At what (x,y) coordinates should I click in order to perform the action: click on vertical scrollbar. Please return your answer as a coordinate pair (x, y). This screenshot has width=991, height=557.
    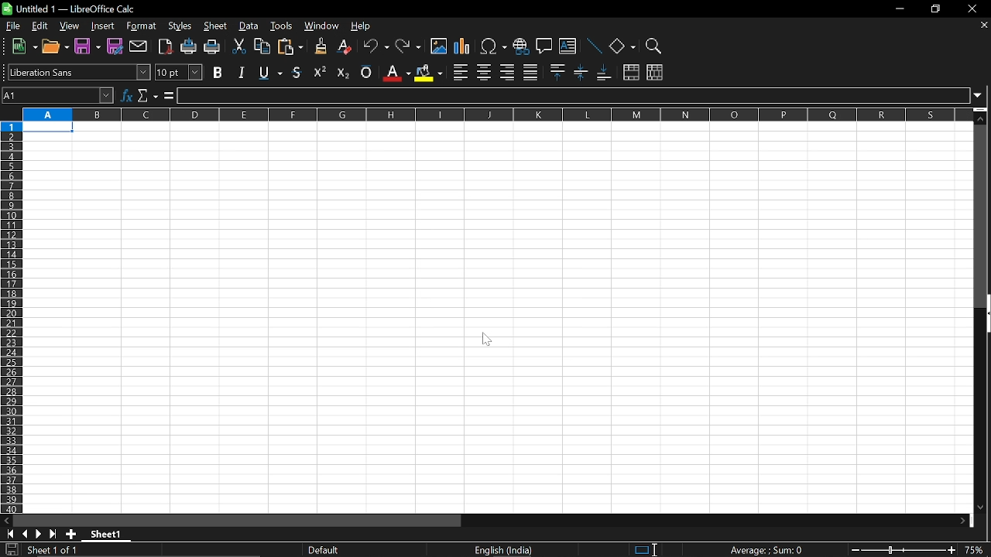
    Looking at the image, I should click on (985, 315).